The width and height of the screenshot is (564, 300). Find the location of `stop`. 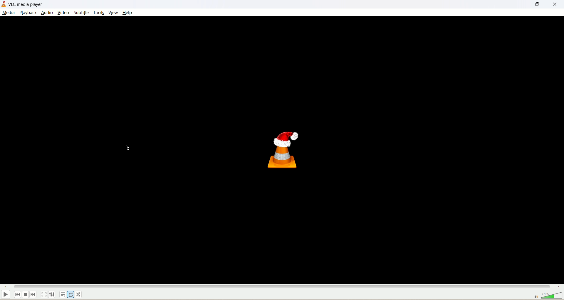

stop is located at coordinates (25, 295).